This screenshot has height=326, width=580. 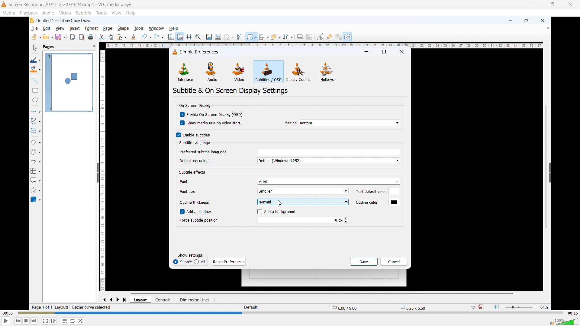 I want to click on Toggle playlist , so click(x=53, y=321).